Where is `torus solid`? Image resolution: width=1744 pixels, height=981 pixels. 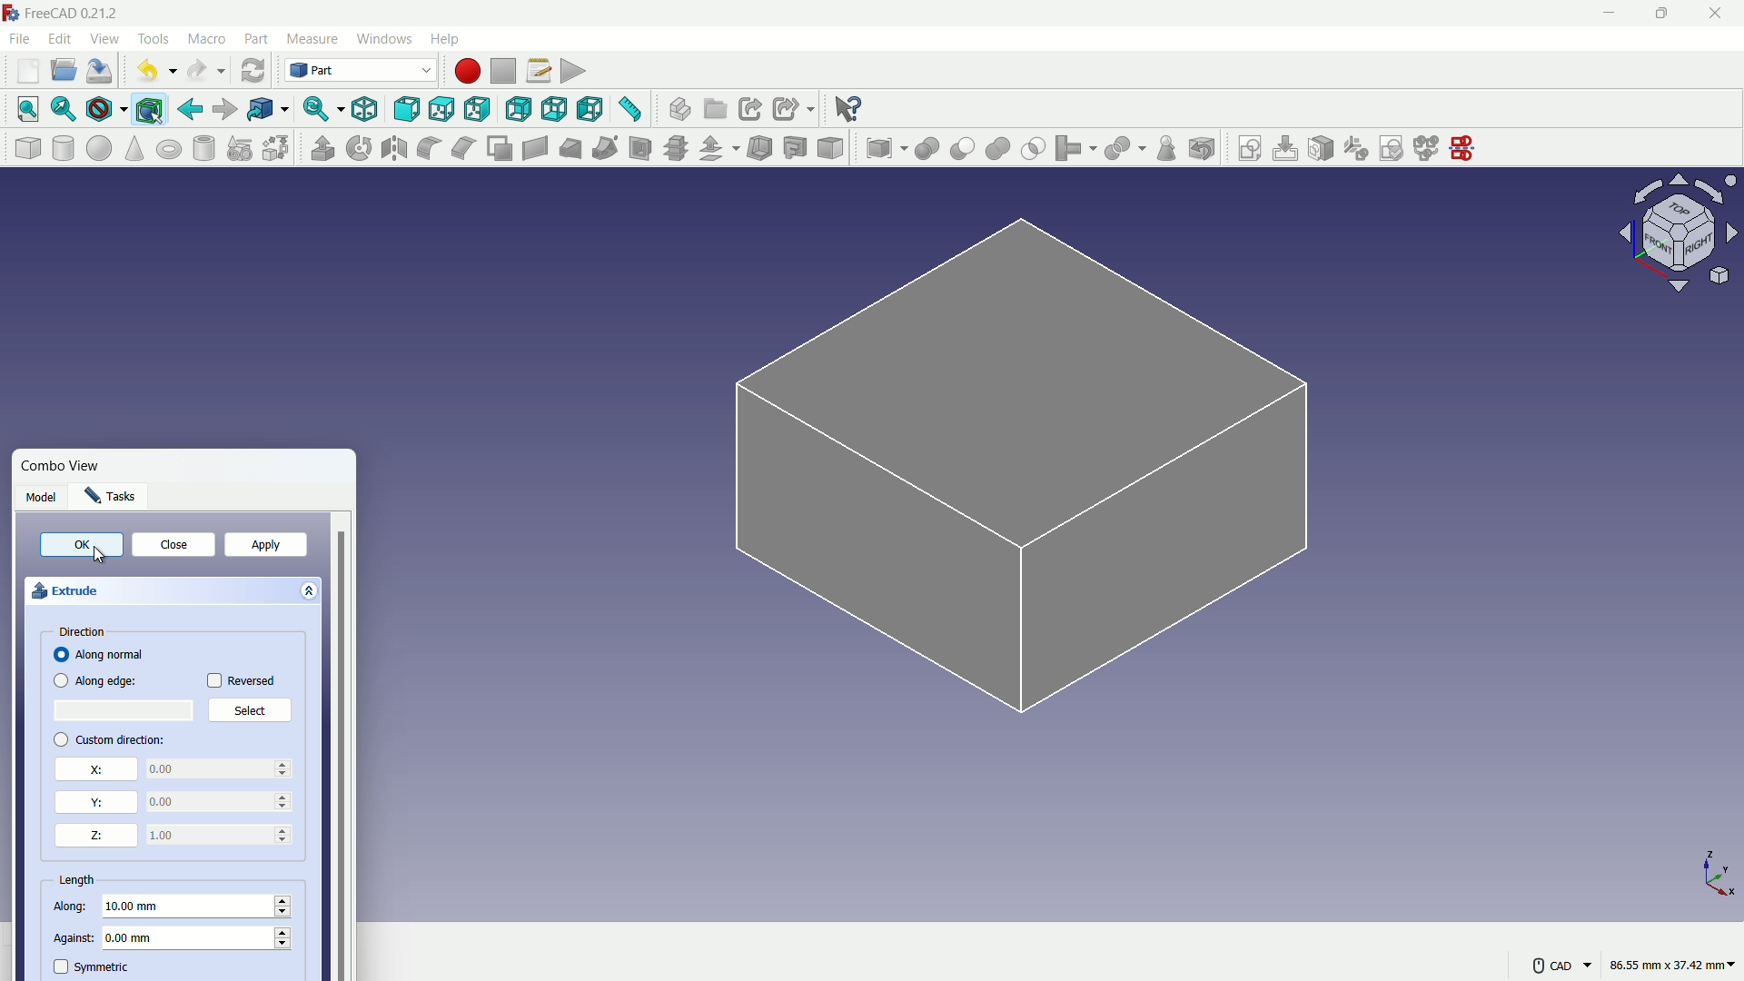
torus solid is located at coordinates (170, 150).